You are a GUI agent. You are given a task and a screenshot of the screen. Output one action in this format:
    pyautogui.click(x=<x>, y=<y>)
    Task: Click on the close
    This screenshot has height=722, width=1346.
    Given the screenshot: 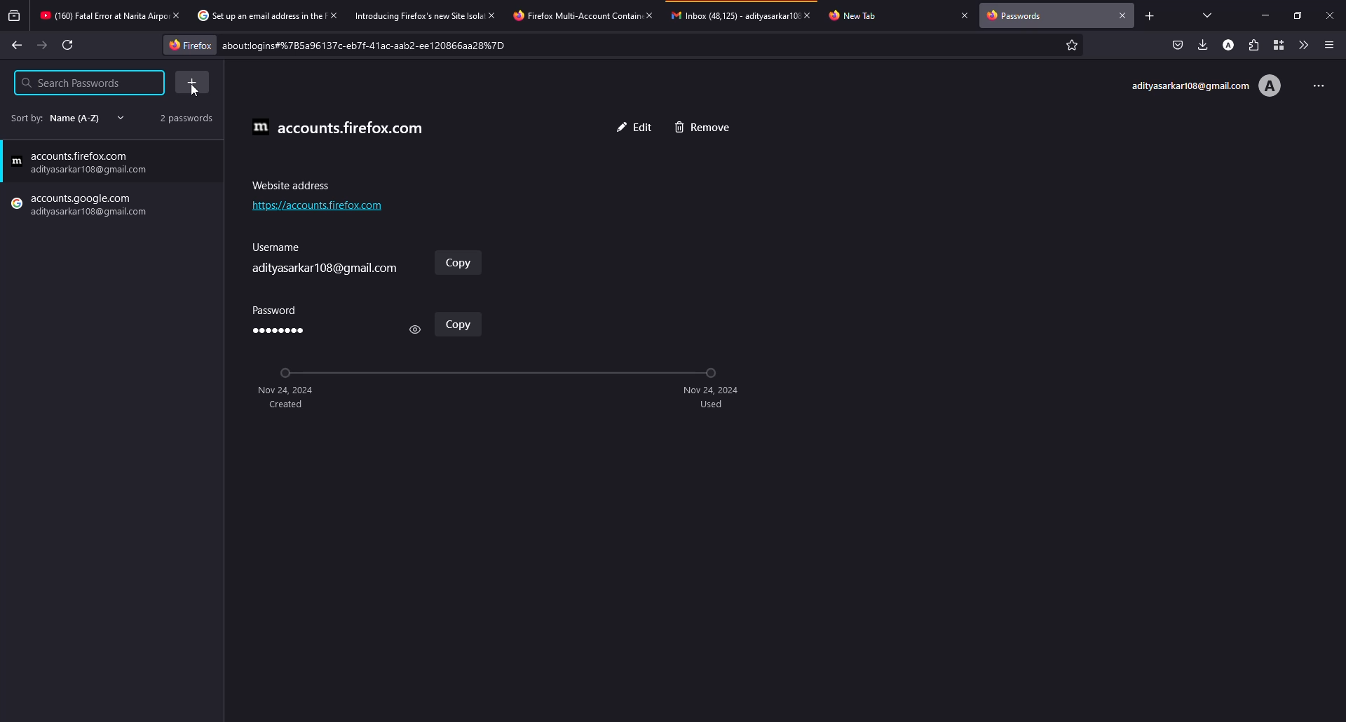 What is the action you would take?
    pyautogui.click(x=494, y=15)
    